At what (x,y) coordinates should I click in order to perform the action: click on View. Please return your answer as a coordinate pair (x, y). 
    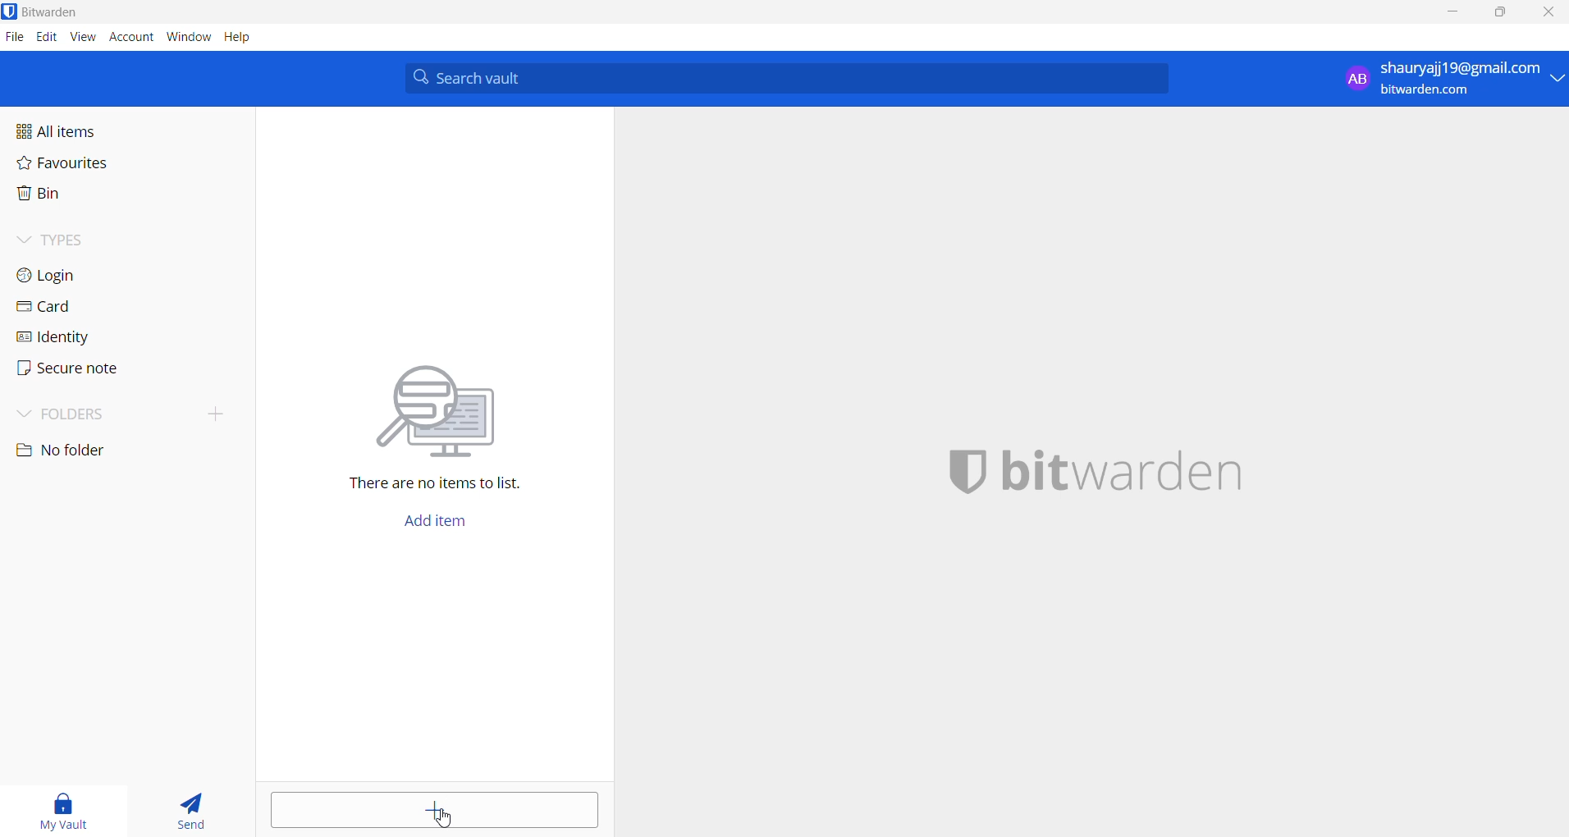
    Looking at the image, I should click on (85, 38).